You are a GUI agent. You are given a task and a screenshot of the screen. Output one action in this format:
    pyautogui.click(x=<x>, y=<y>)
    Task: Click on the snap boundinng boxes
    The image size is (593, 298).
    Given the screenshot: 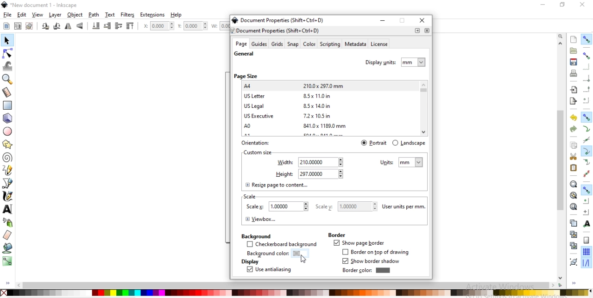 What is the action you would take?
    pyautogui.click(x=586, y=56)
    